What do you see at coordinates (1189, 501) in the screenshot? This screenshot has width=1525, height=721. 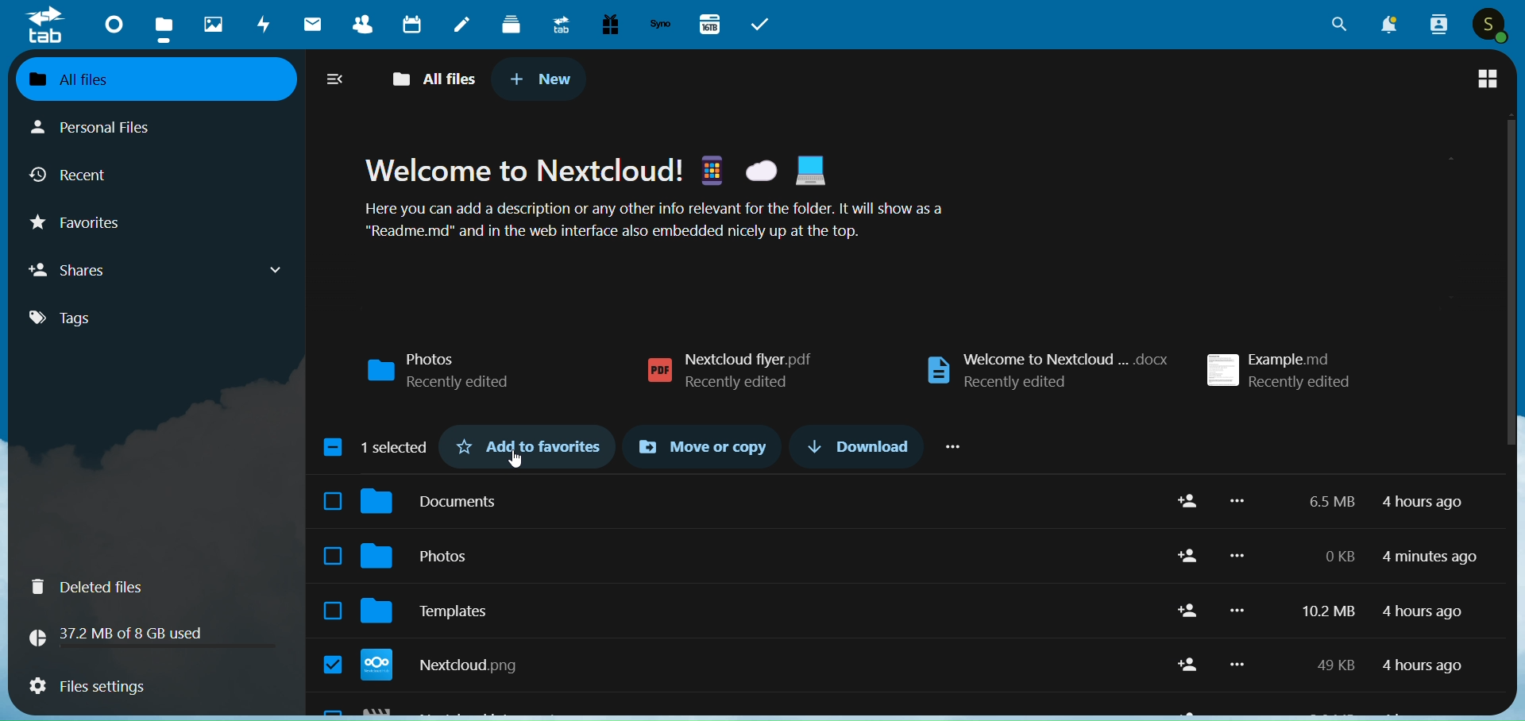 I see `Add` at bounding box center [1189, 501].